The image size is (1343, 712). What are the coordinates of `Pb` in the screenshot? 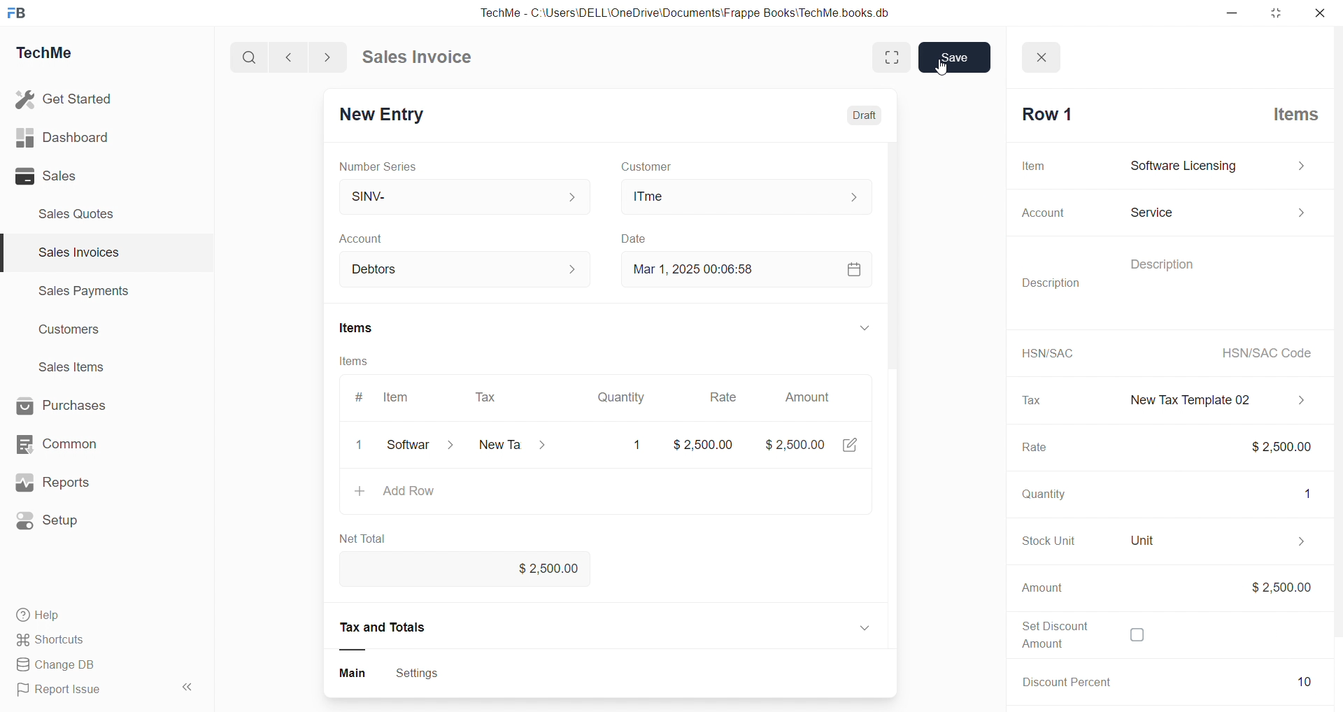 It's located at (1244, 682).